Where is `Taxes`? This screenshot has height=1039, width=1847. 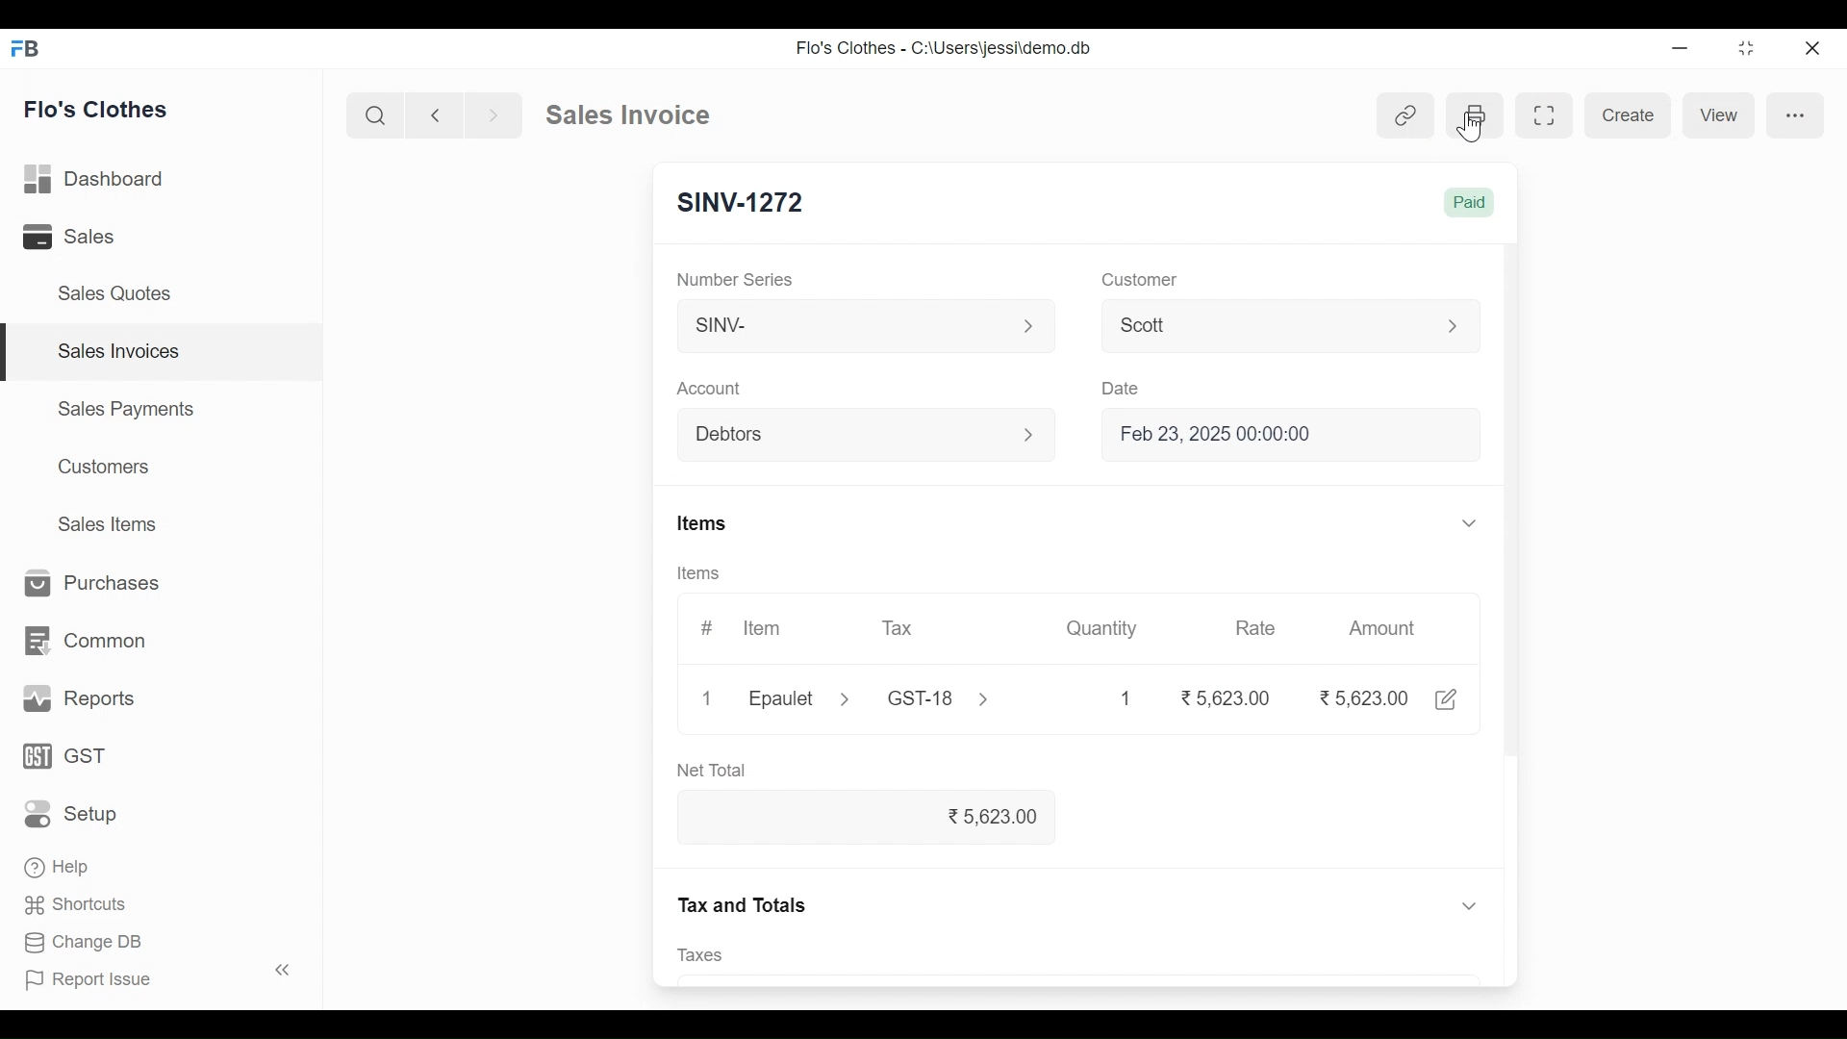
Taxes is located at coordinates (707, 954).